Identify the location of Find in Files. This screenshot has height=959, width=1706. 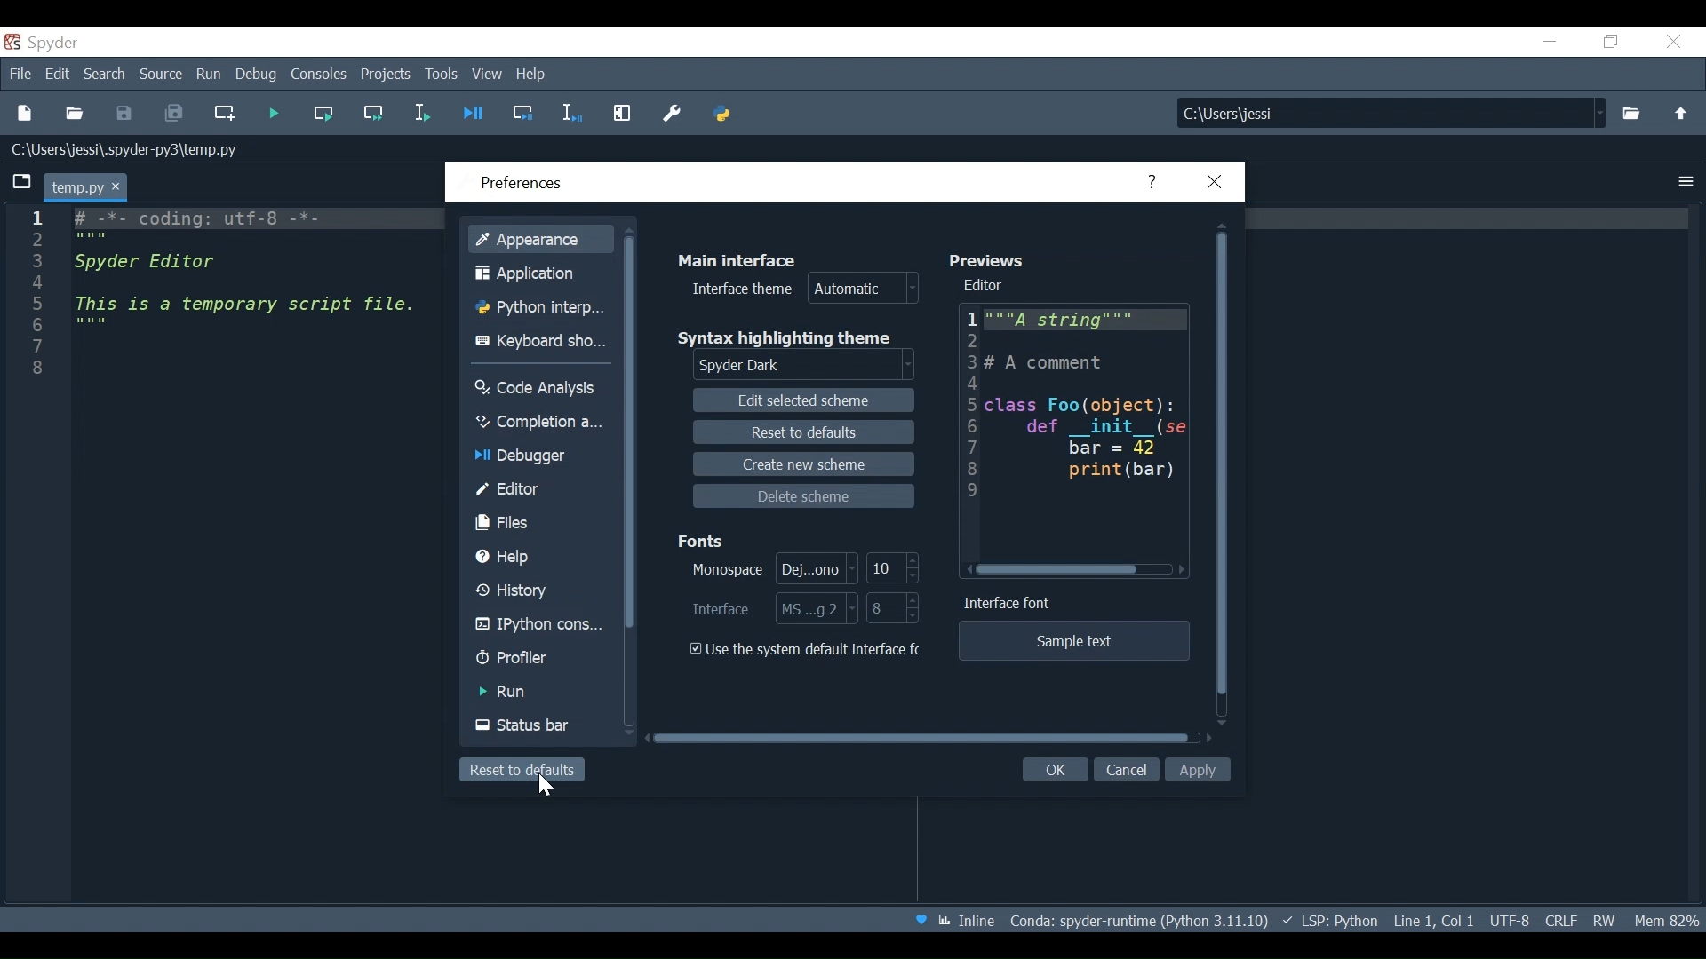
(1389, 113).